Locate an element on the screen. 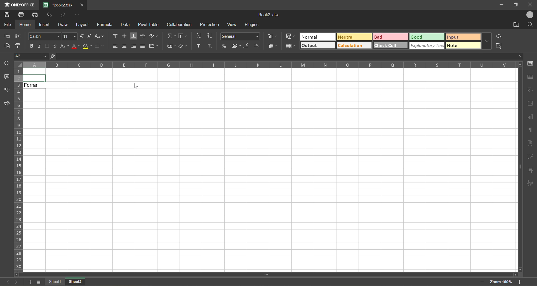  sort descending is located at coordinates (211, 36).